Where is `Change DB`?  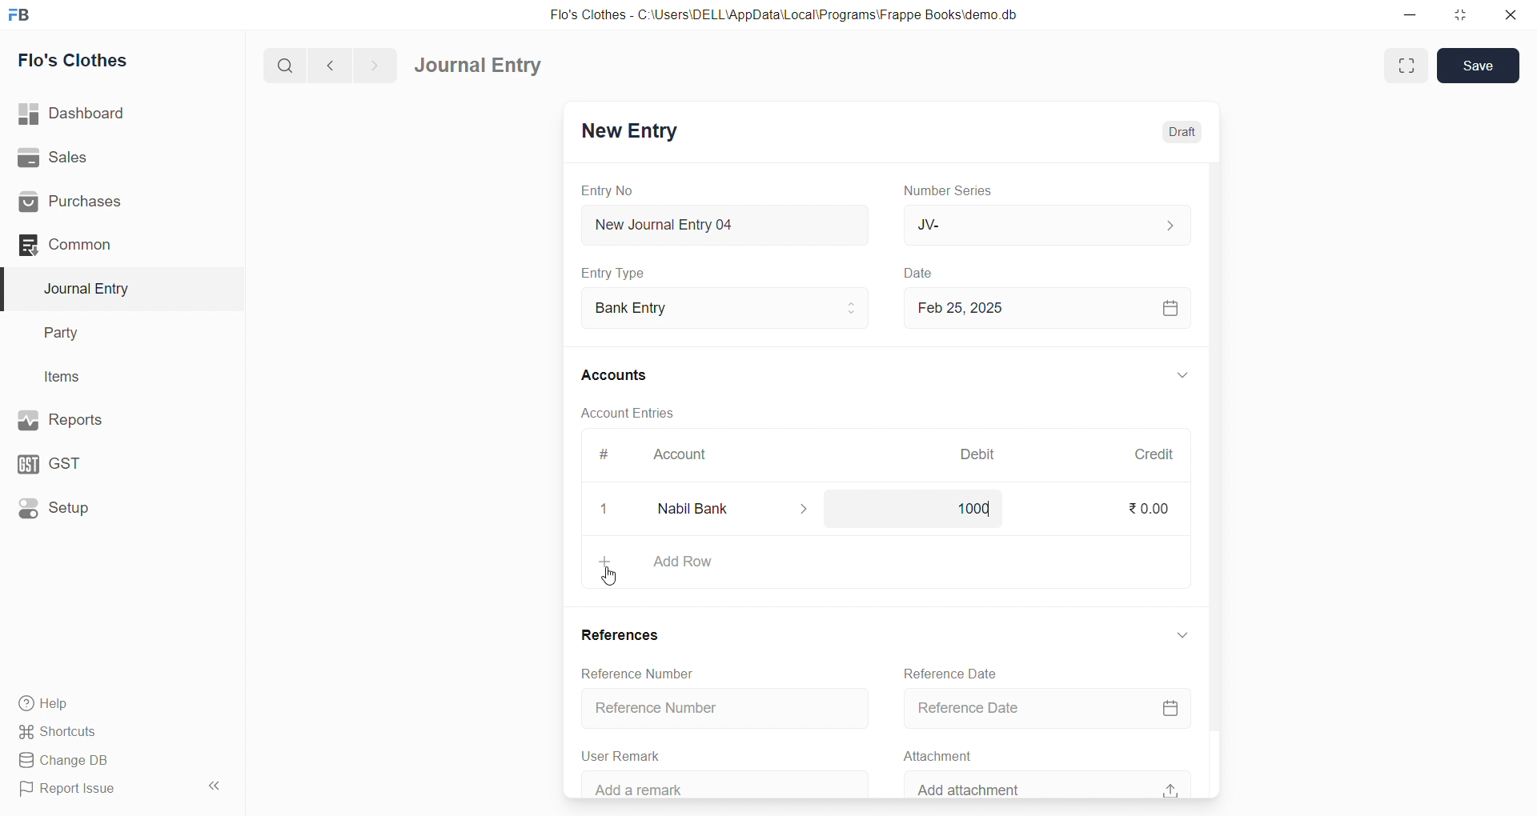
Change DB is located at coordinates (114, 761).